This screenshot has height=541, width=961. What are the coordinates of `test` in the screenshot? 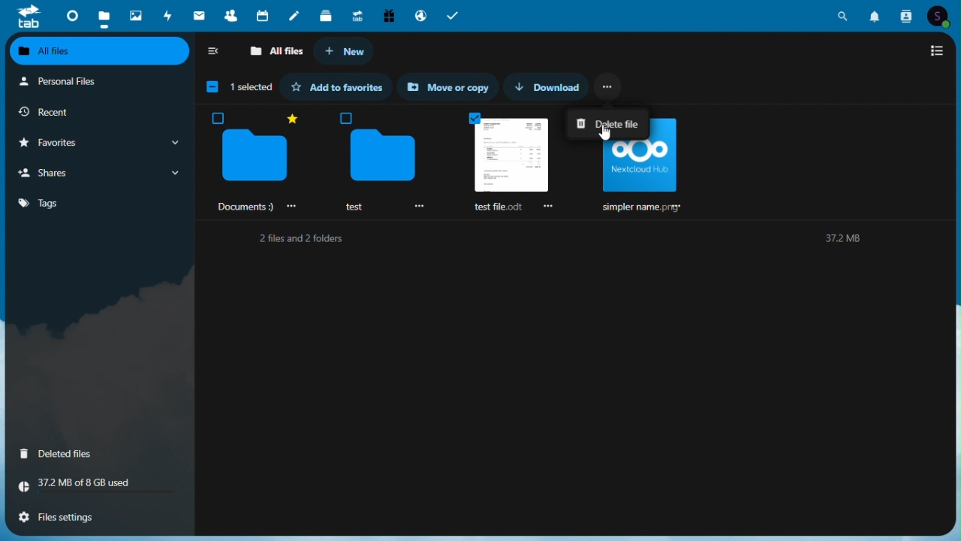 It's located at (381, 161).